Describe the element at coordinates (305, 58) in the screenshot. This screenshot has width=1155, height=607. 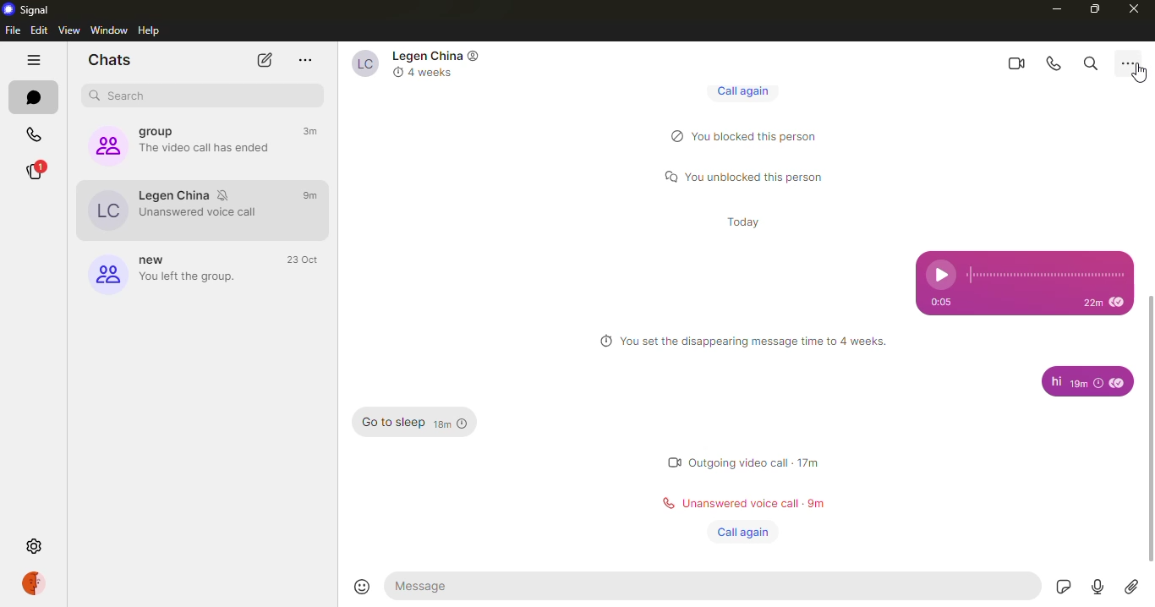
I see `more` at that location.